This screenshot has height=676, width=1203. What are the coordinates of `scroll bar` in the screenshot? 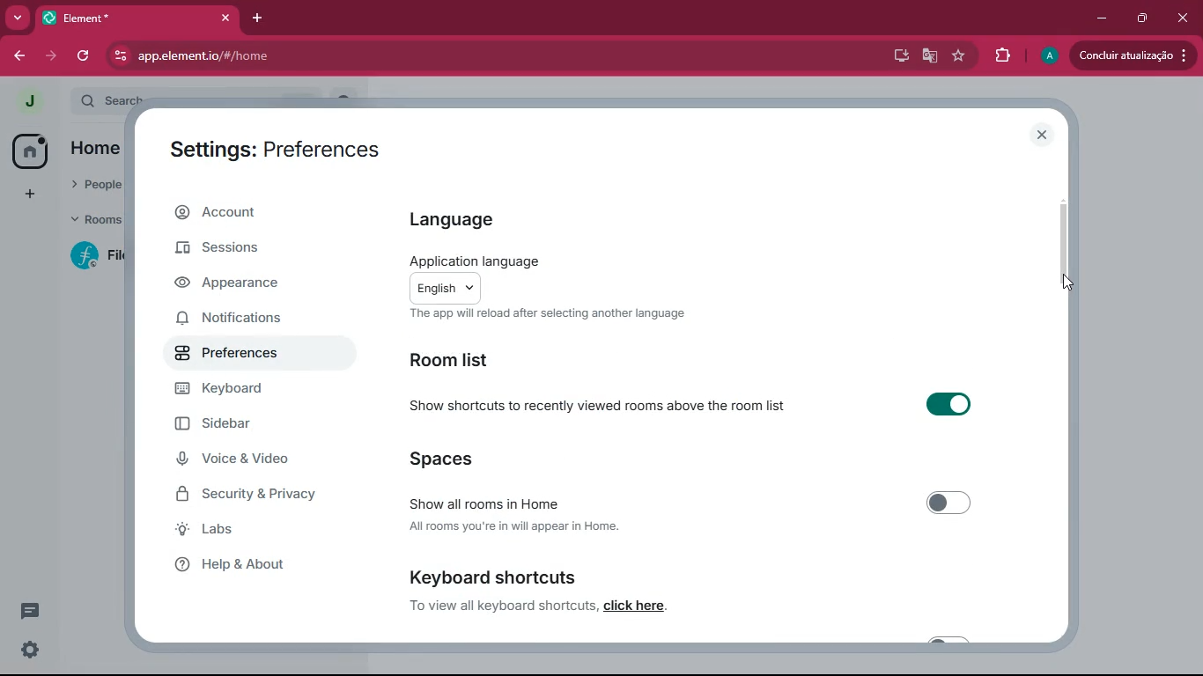 It's located at (1068, 251).